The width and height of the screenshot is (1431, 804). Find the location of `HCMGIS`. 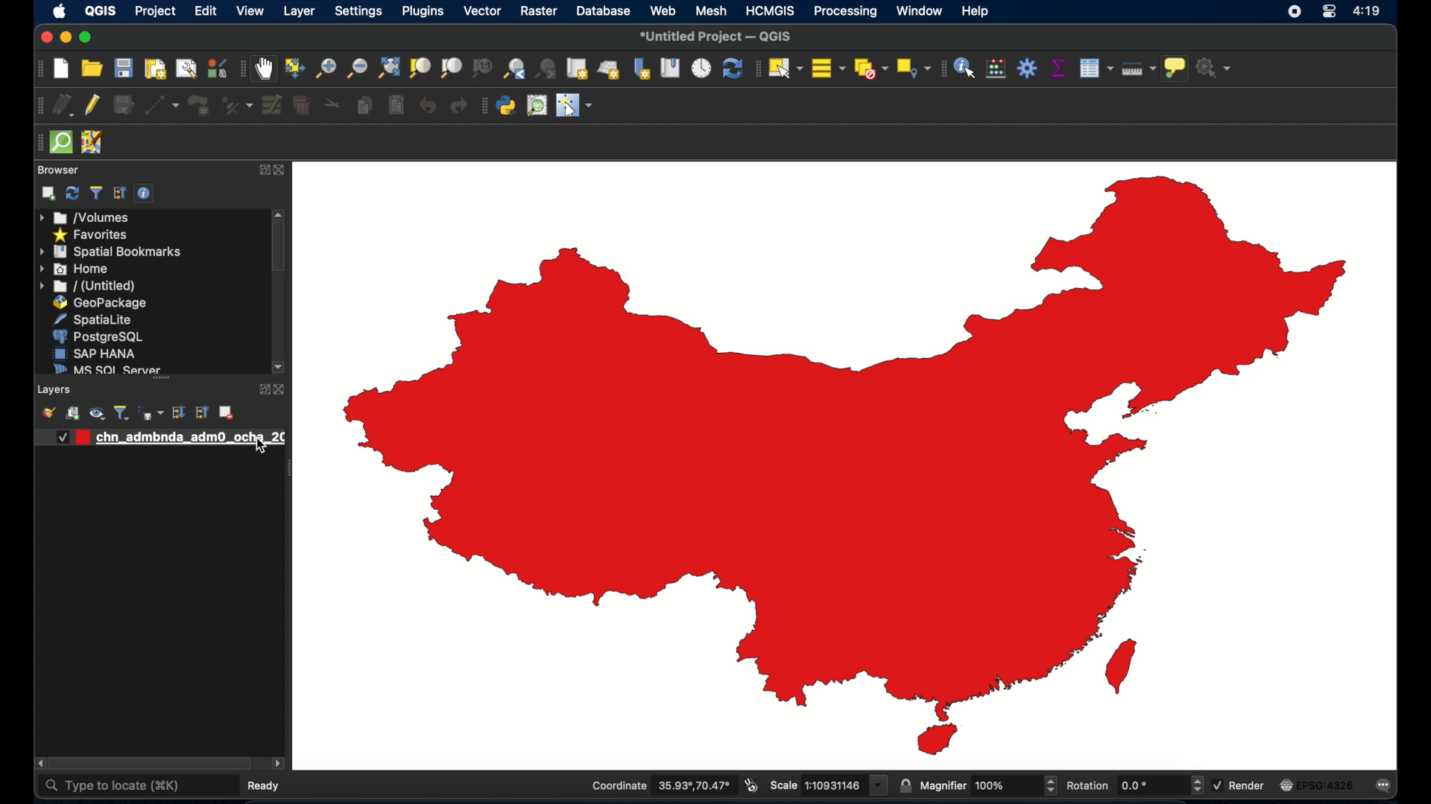

HCMGIS is located at coordinates (770, 10).